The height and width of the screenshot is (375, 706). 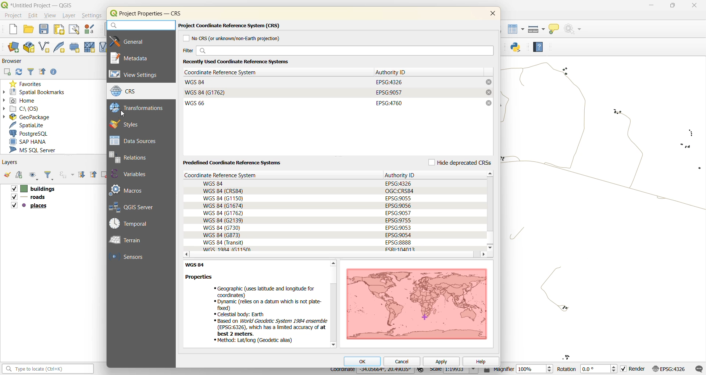 What do you see at coordinates (82, 174) in the screenshot?
I see `expand all` at bounding box center [82, 174].